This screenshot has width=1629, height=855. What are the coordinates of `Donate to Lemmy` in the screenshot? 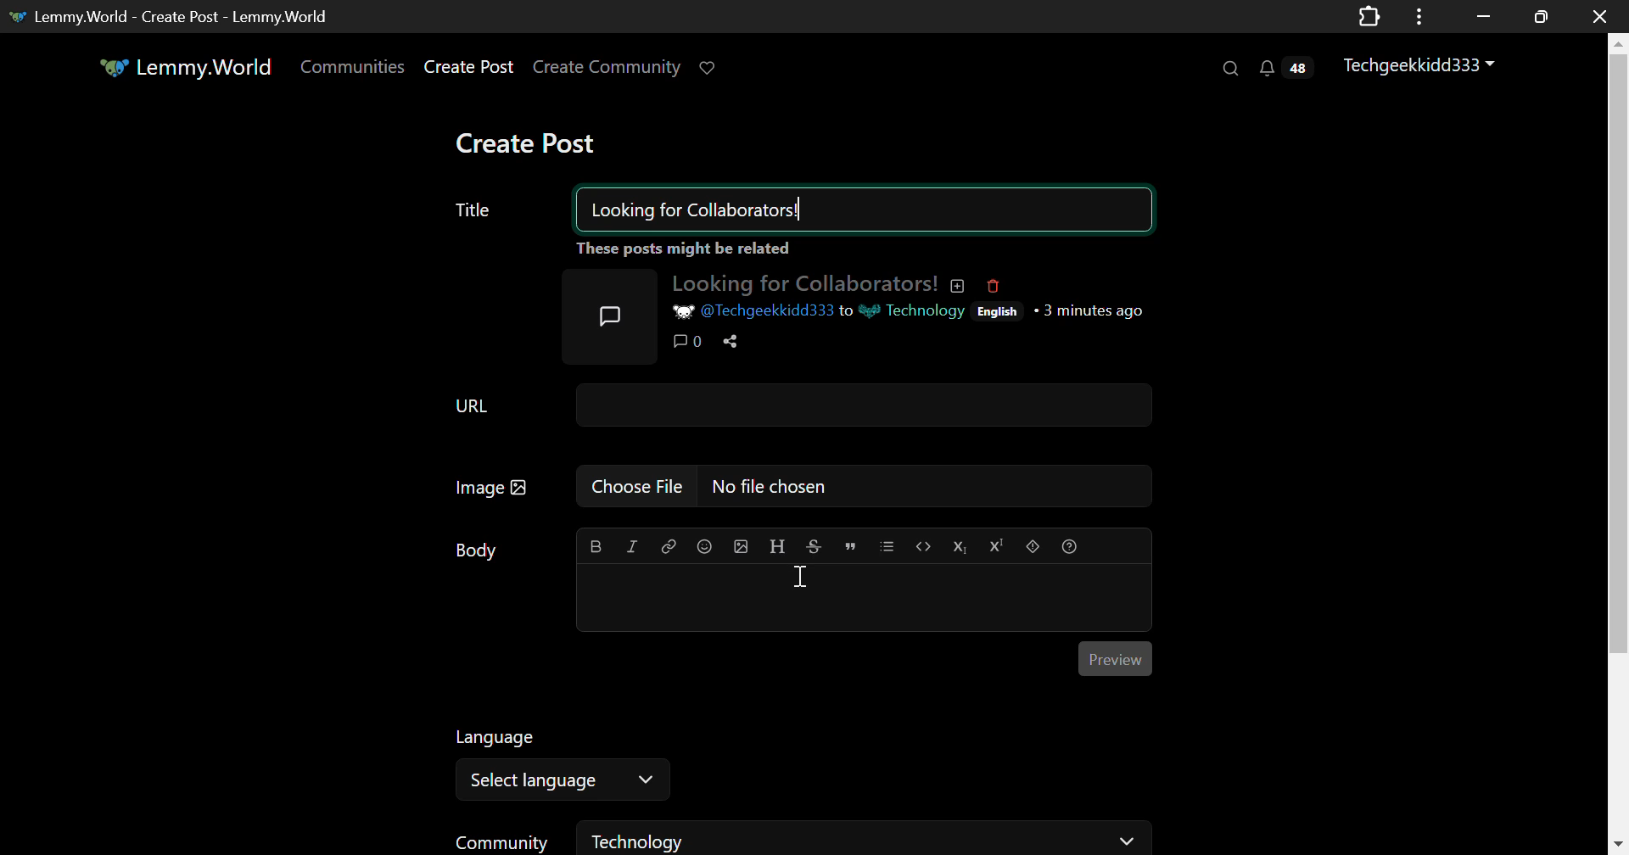 It's located at (709, 69).